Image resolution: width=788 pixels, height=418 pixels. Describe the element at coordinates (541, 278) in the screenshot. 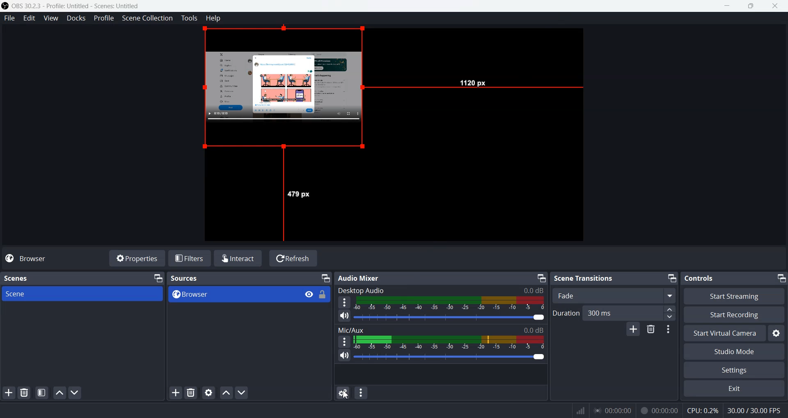

I see `Minimize` at that location.